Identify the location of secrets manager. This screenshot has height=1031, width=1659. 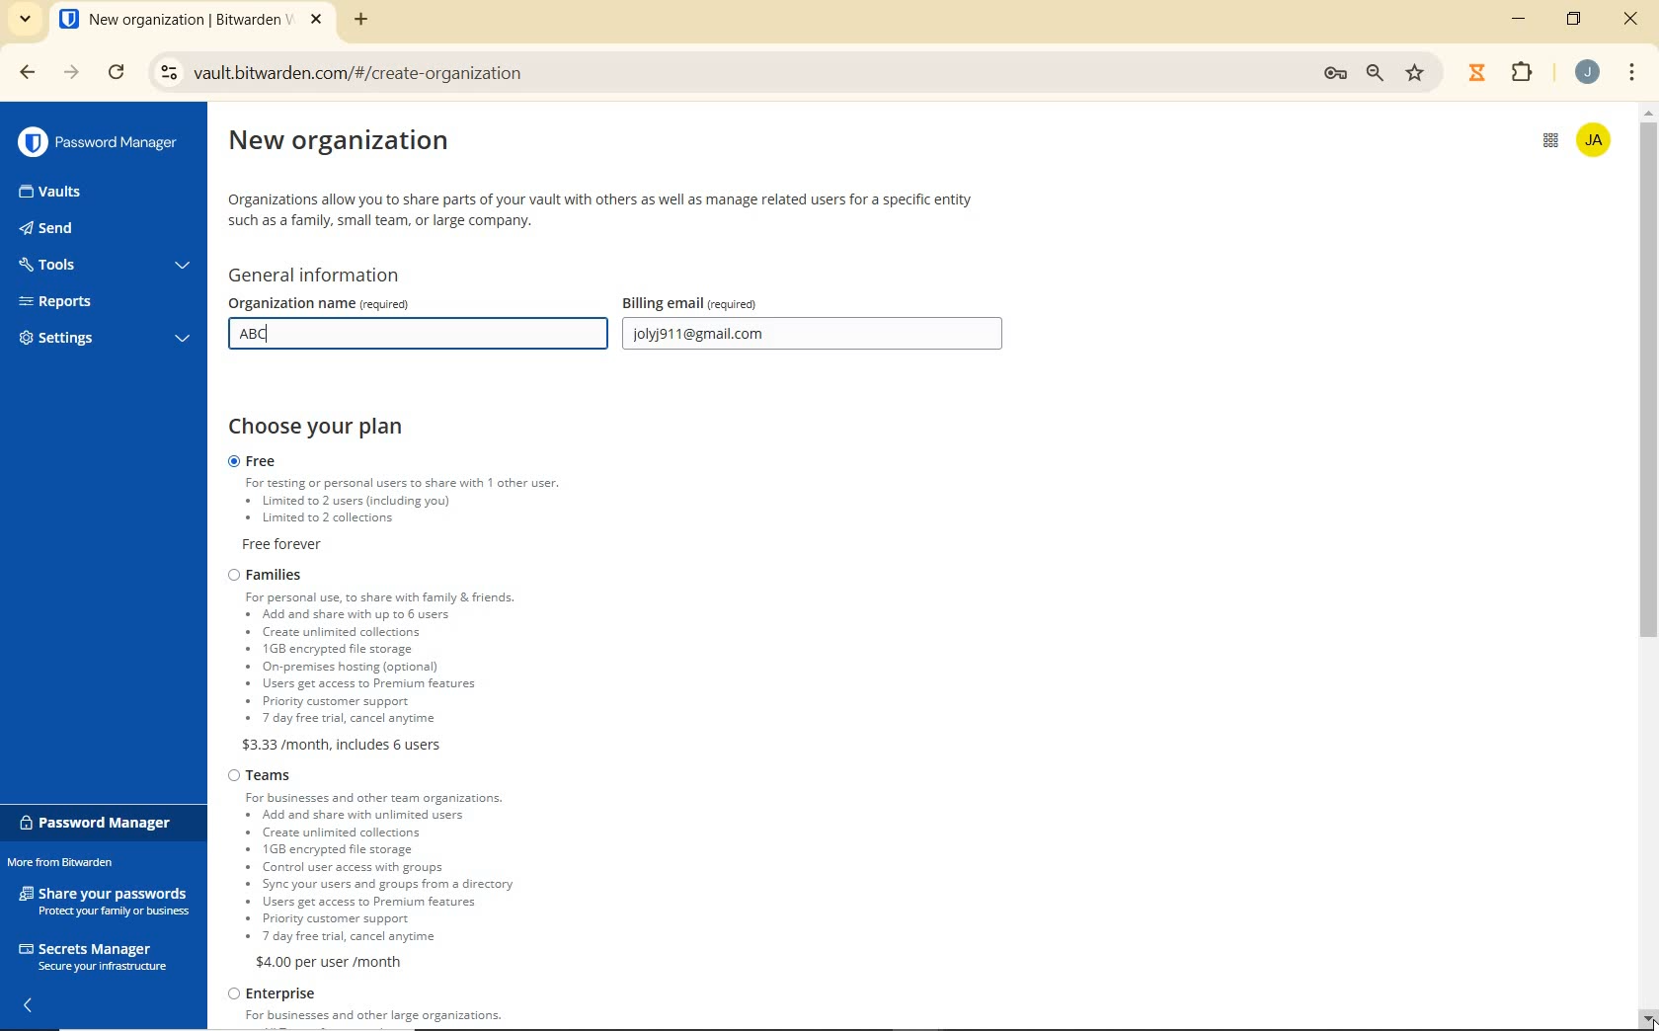
(93, 954).